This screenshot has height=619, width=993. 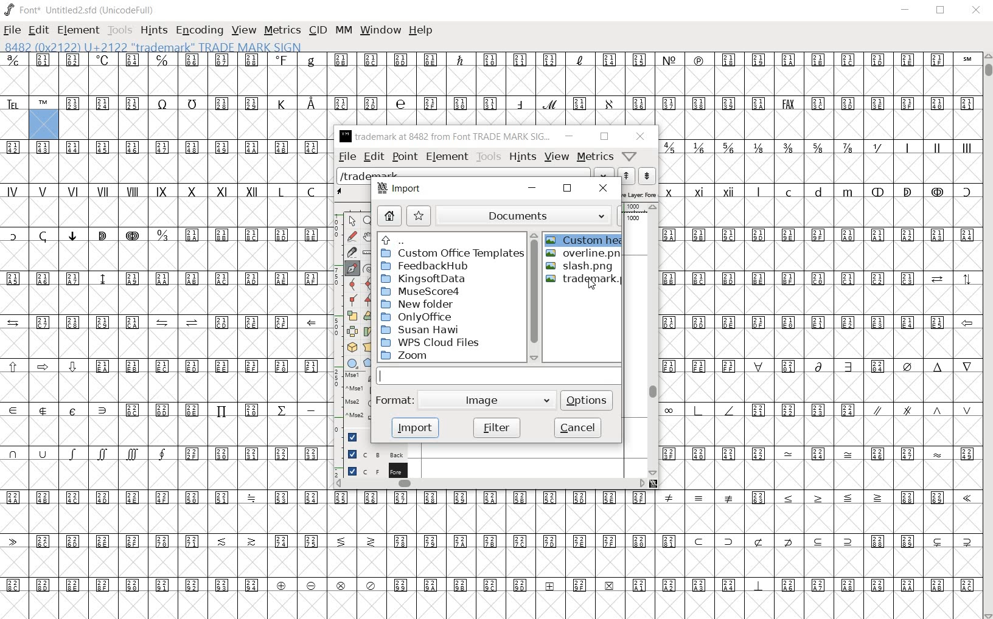 What do you see at coordinates (447, 157) in the screenshot?
I see `element` at bounding box center [447, 157].